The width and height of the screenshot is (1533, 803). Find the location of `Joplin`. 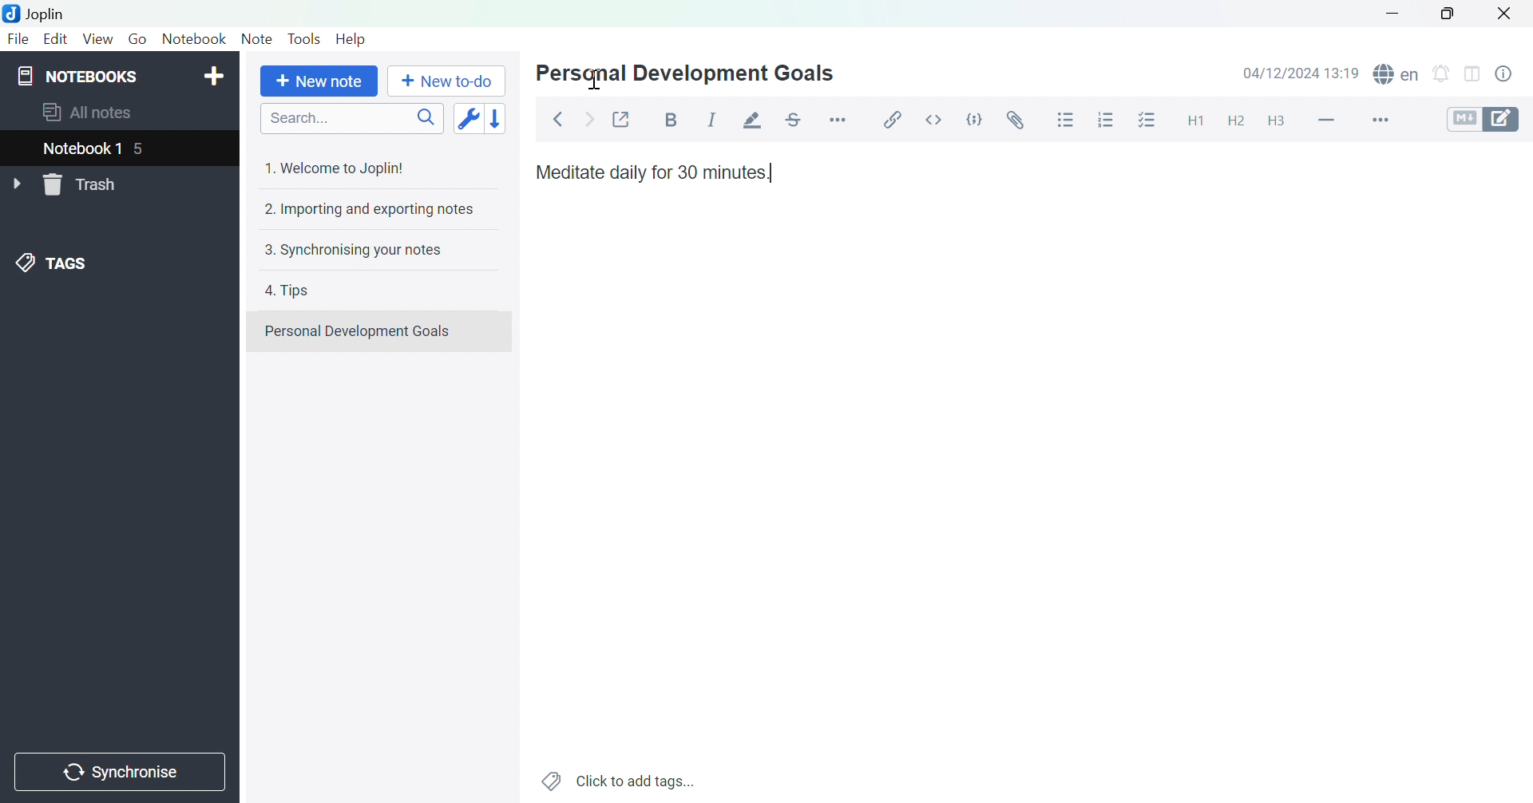

Joplin is located at coordinates (38, 13).